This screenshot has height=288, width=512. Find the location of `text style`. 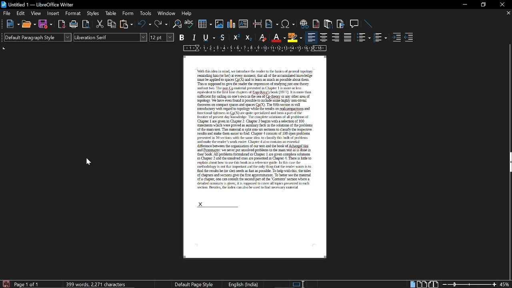

text style is located at coordinates (111, 37).